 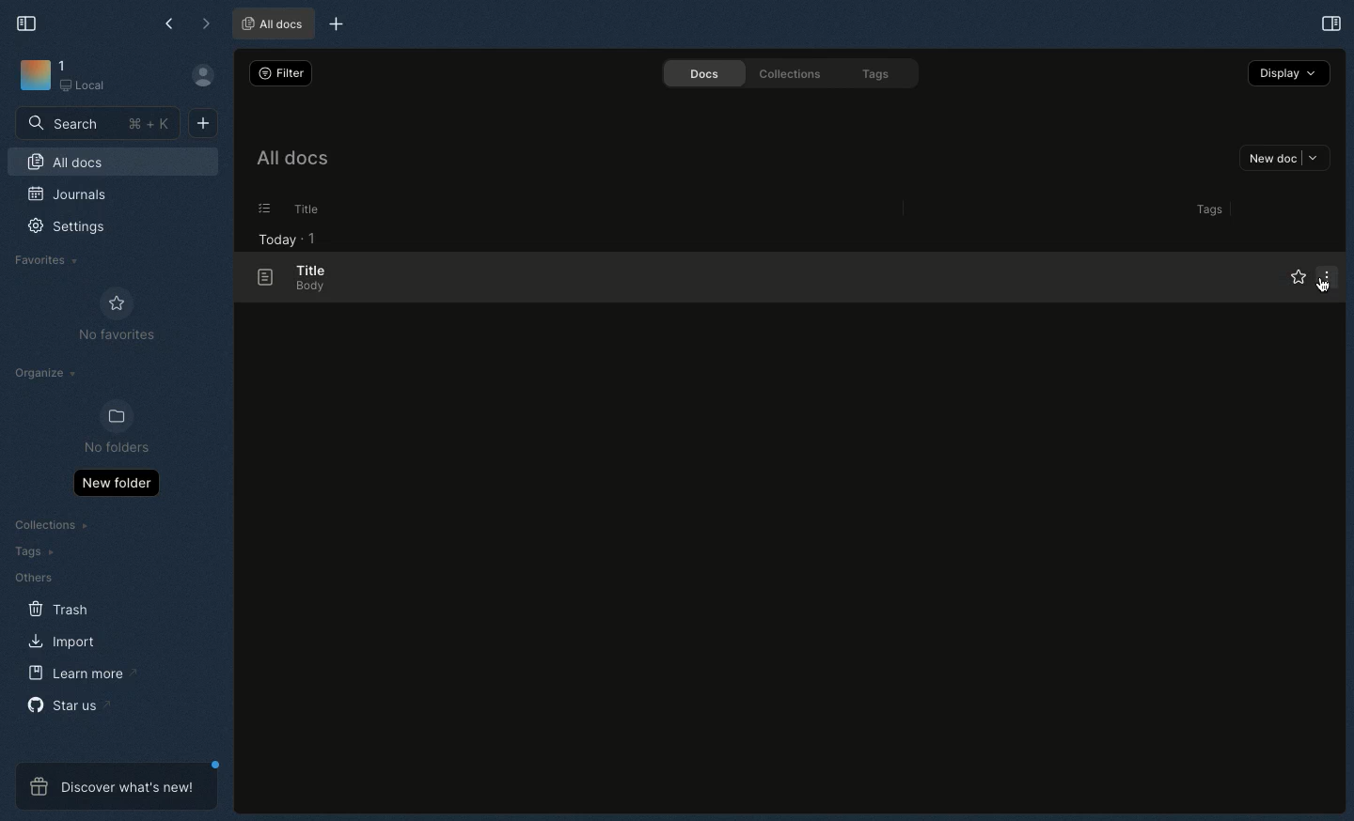 I want to click on Discover what's new, so click(x=117, y=786).